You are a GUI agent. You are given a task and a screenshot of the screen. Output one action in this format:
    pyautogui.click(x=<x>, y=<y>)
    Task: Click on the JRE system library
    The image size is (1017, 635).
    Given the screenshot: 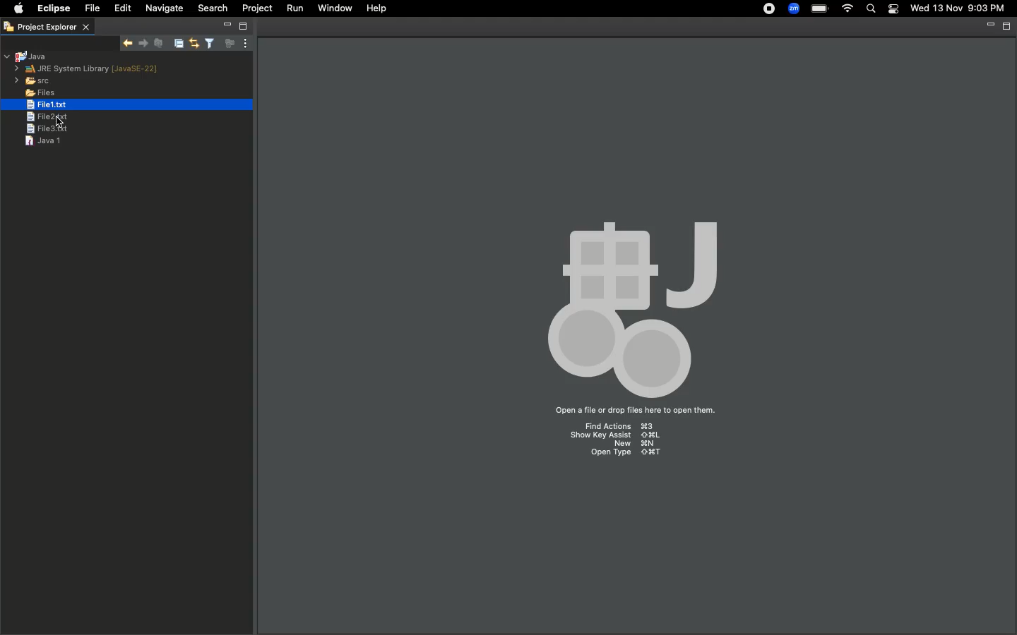 What is the action you would take?
    pyautogui.click(x=89, y=69)
    